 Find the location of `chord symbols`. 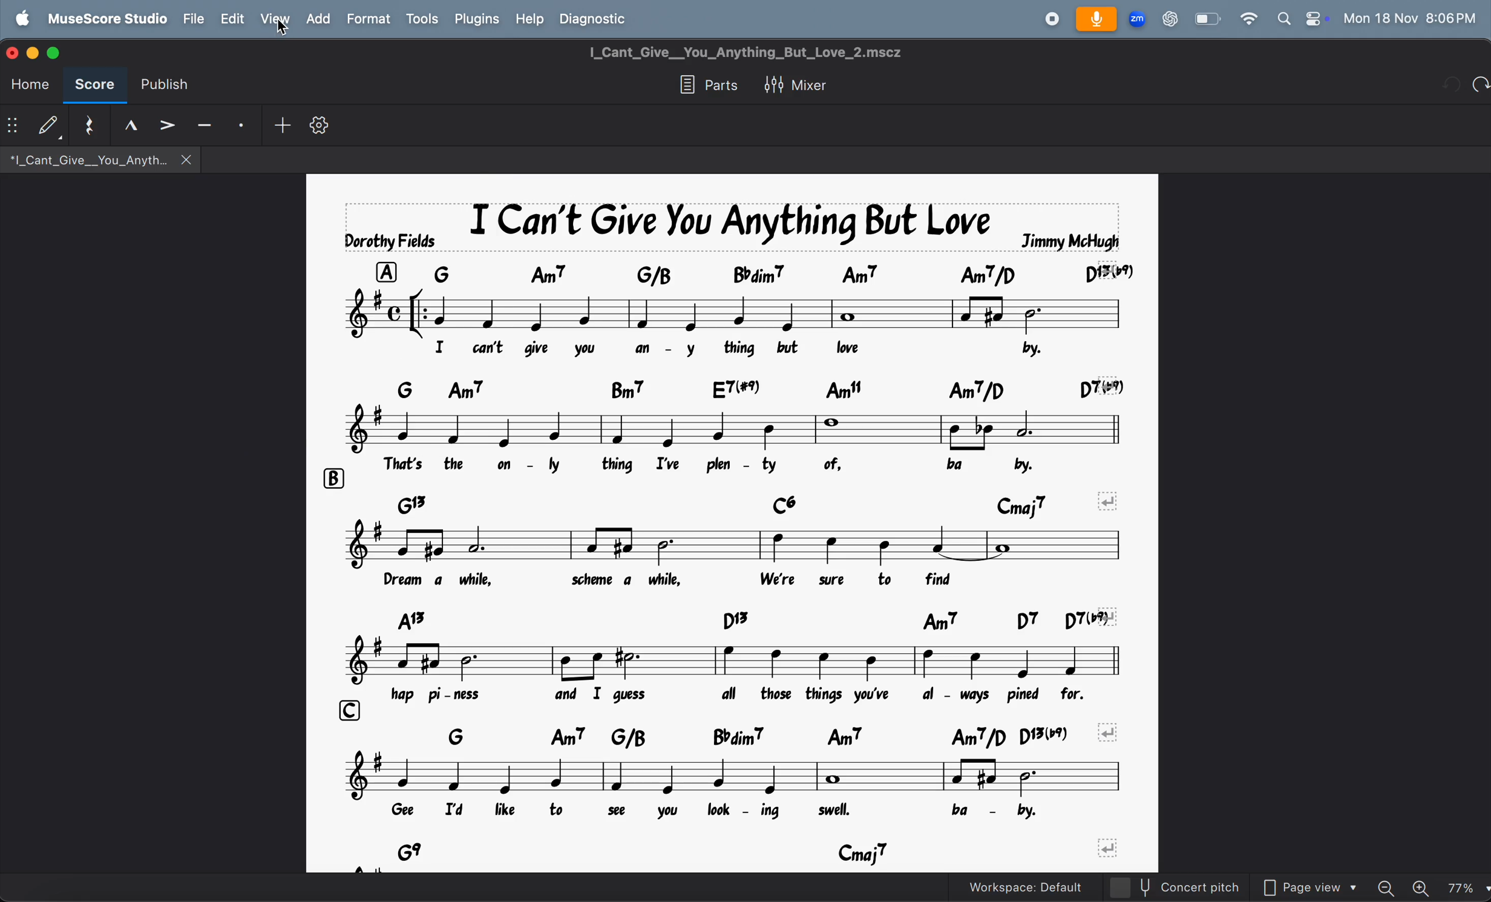

chord symbols is located at coordinates (764, 734).